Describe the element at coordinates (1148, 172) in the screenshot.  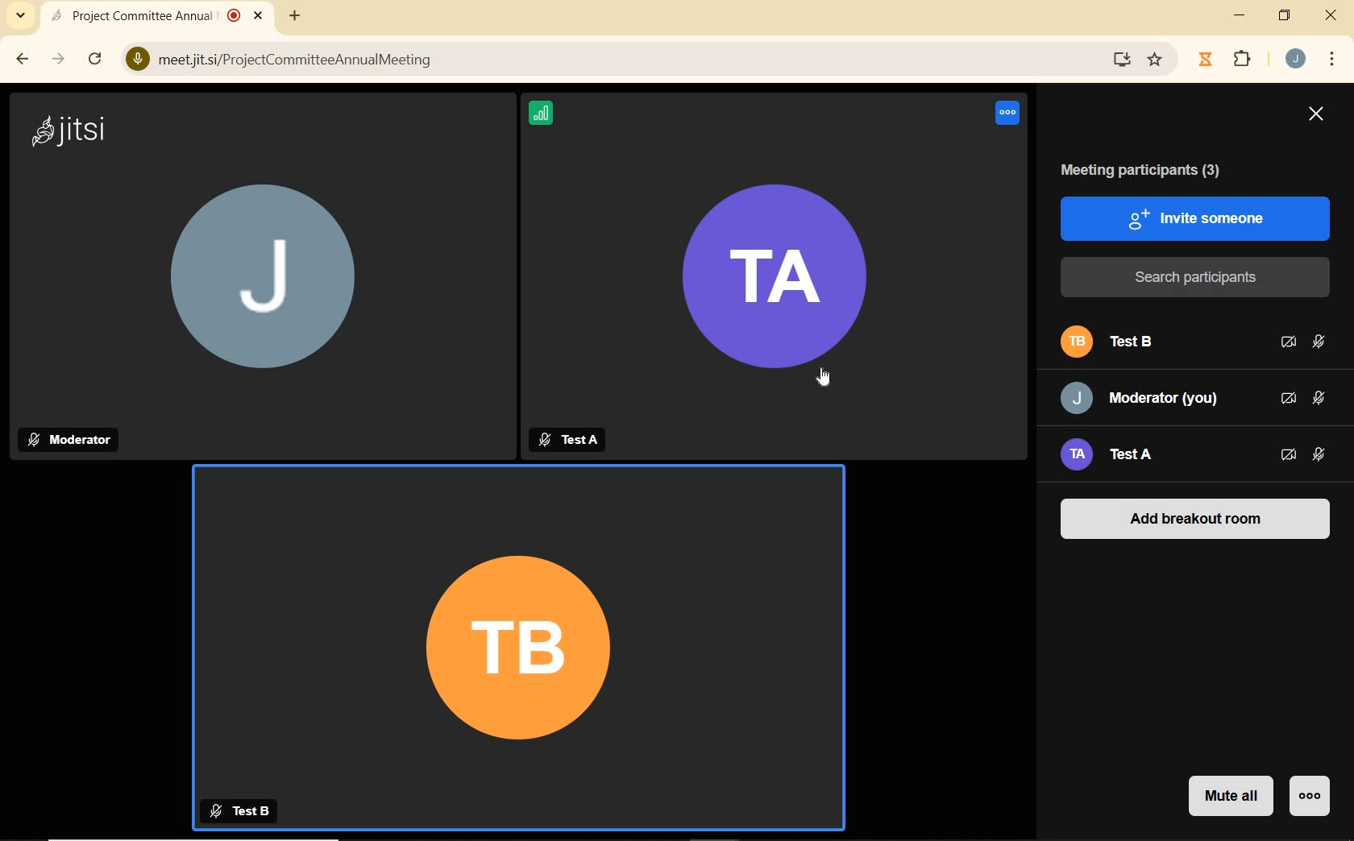
I see `MEETING PARTICIPANTS` at that location.